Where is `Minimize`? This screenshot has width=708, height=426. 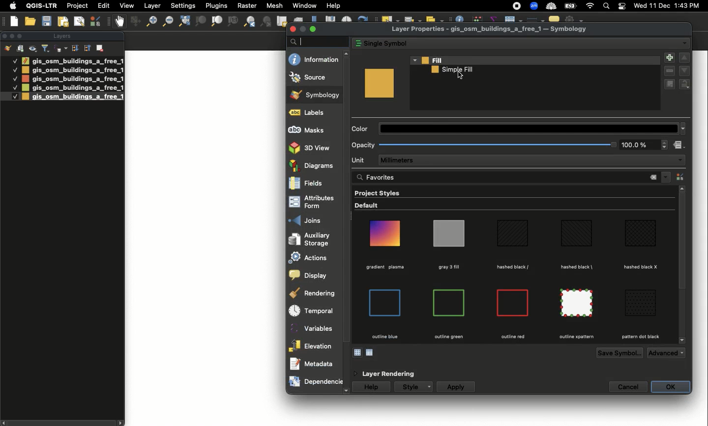
Minimize is located at coordinates (302, 29).